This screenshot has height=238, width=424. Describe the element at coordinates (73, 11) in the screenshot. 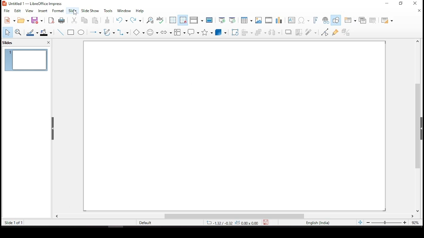

I see `slide` at that location.